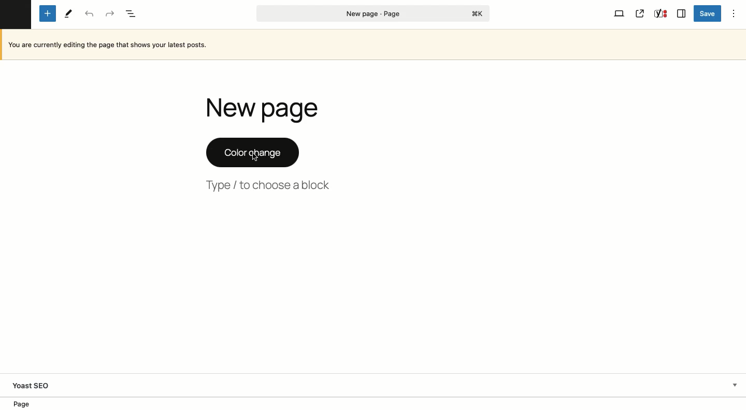 Image resolution: width=746 pixels, height=410 pixels. Describe the element at coordinates (619, 13) in the screenshot. I see `View` at that location.